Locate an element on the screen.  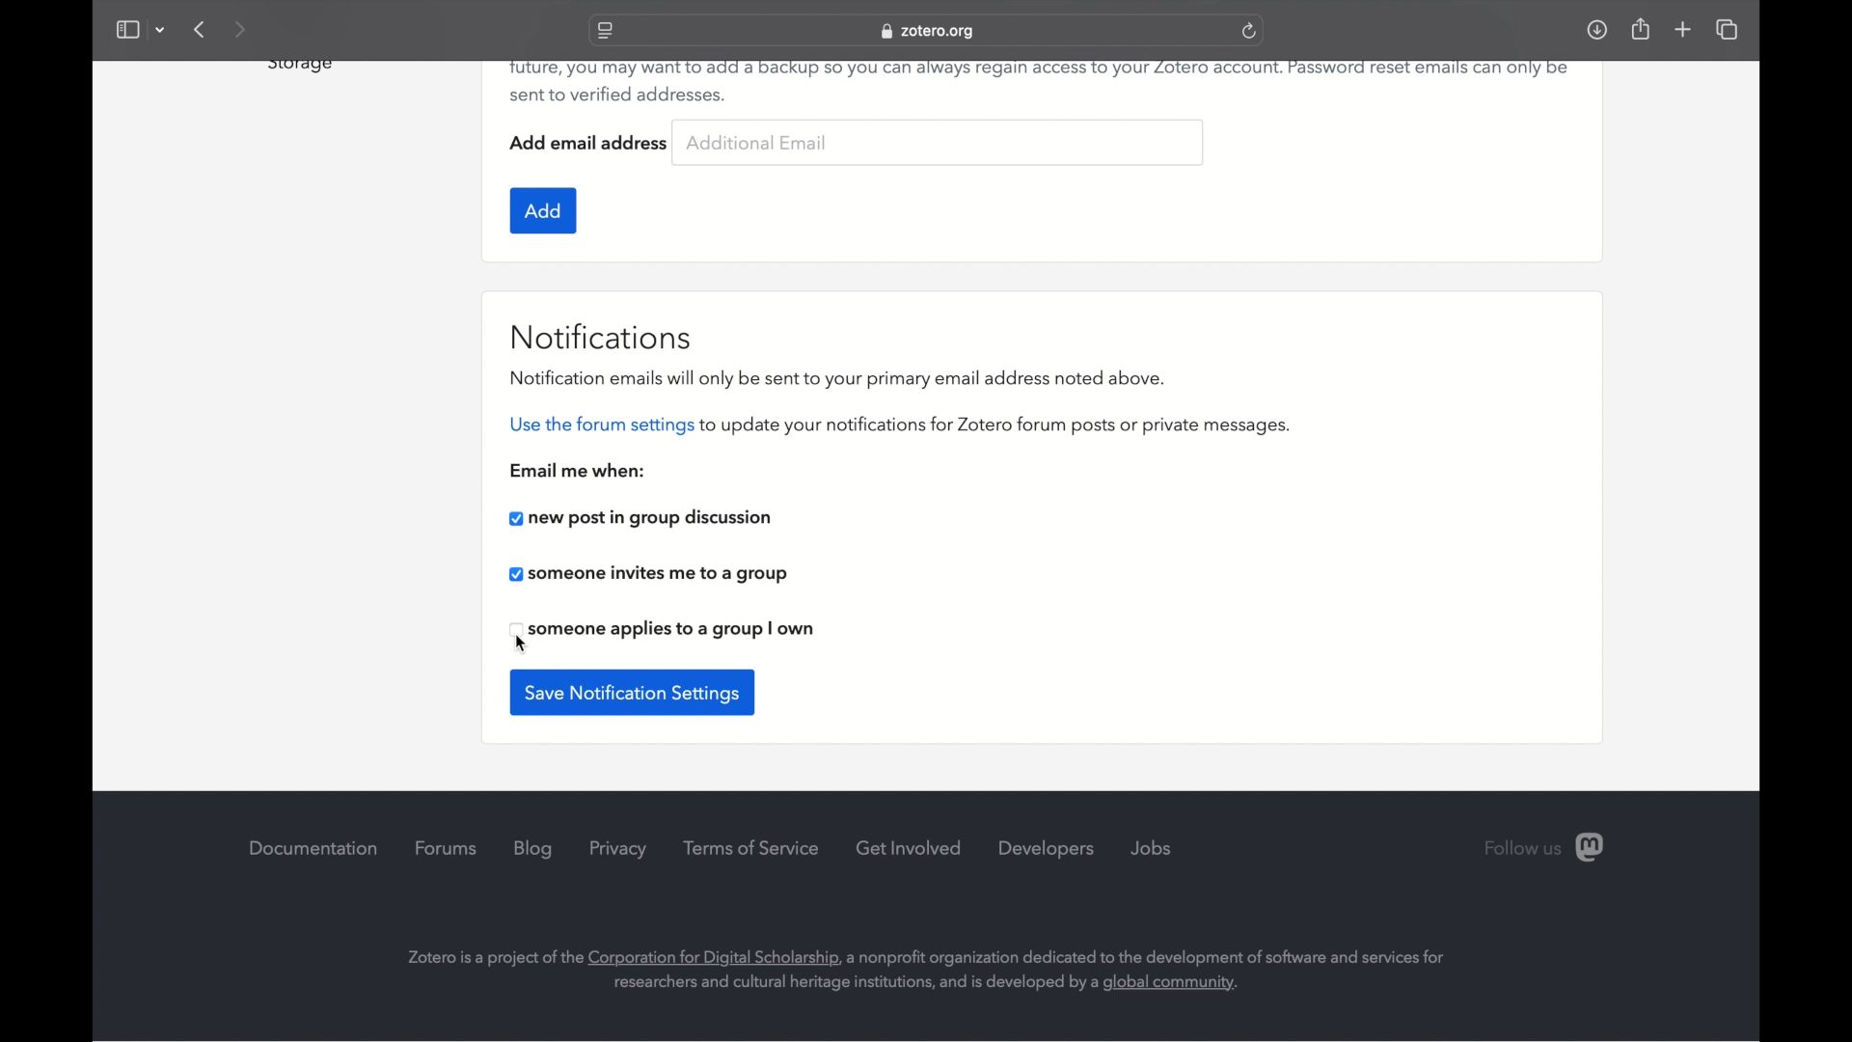
website settings is located at coordinates (604, 32).